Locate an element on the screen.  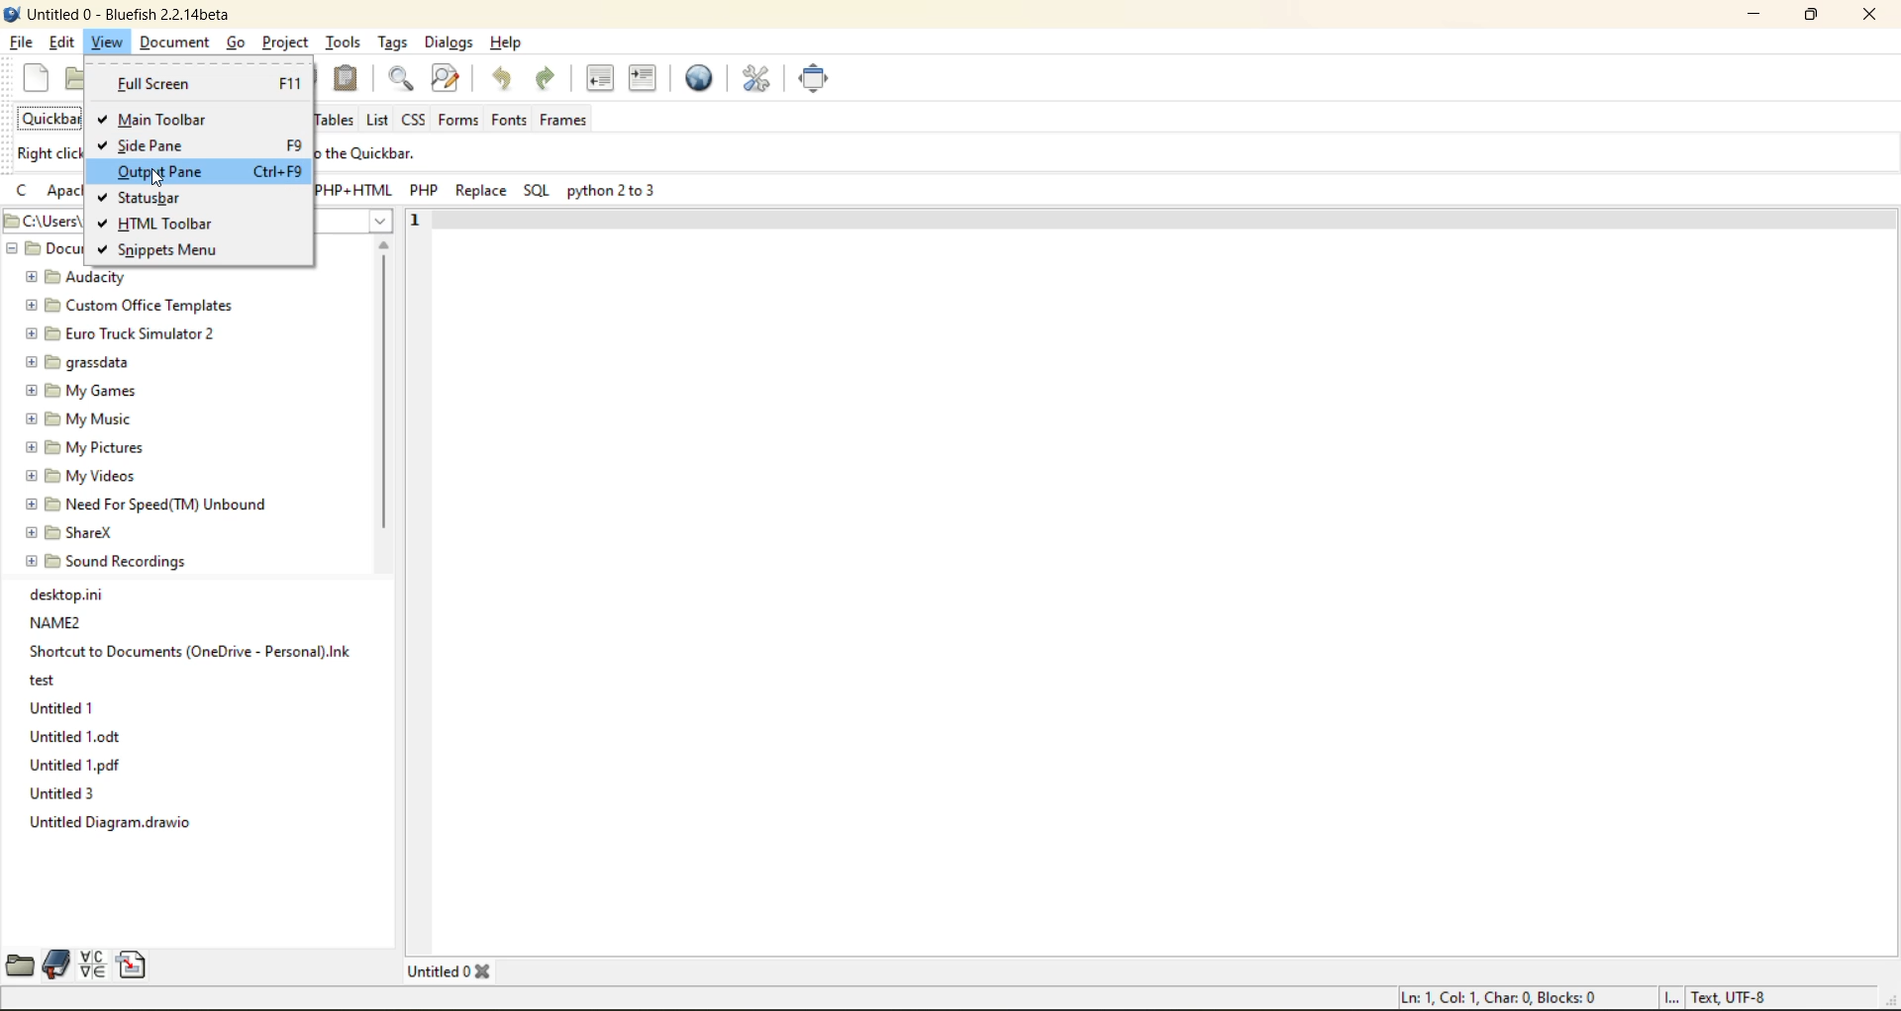
Need For Speed(TM) Unbound is located at coordinates (142, 505).